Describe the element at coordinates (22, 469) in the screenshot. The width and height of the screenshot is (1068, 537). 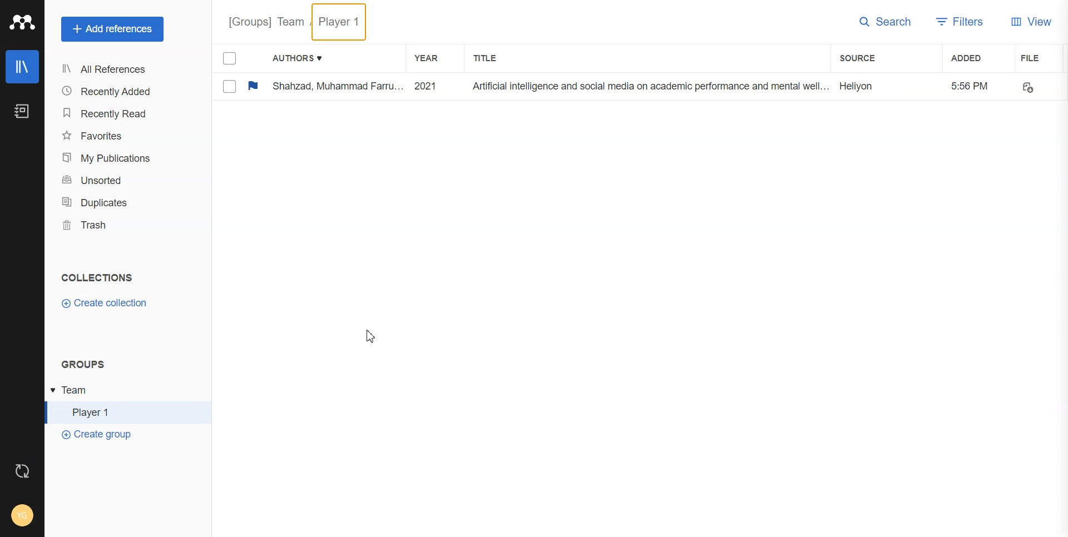
I see `Auto Sync` at that location.